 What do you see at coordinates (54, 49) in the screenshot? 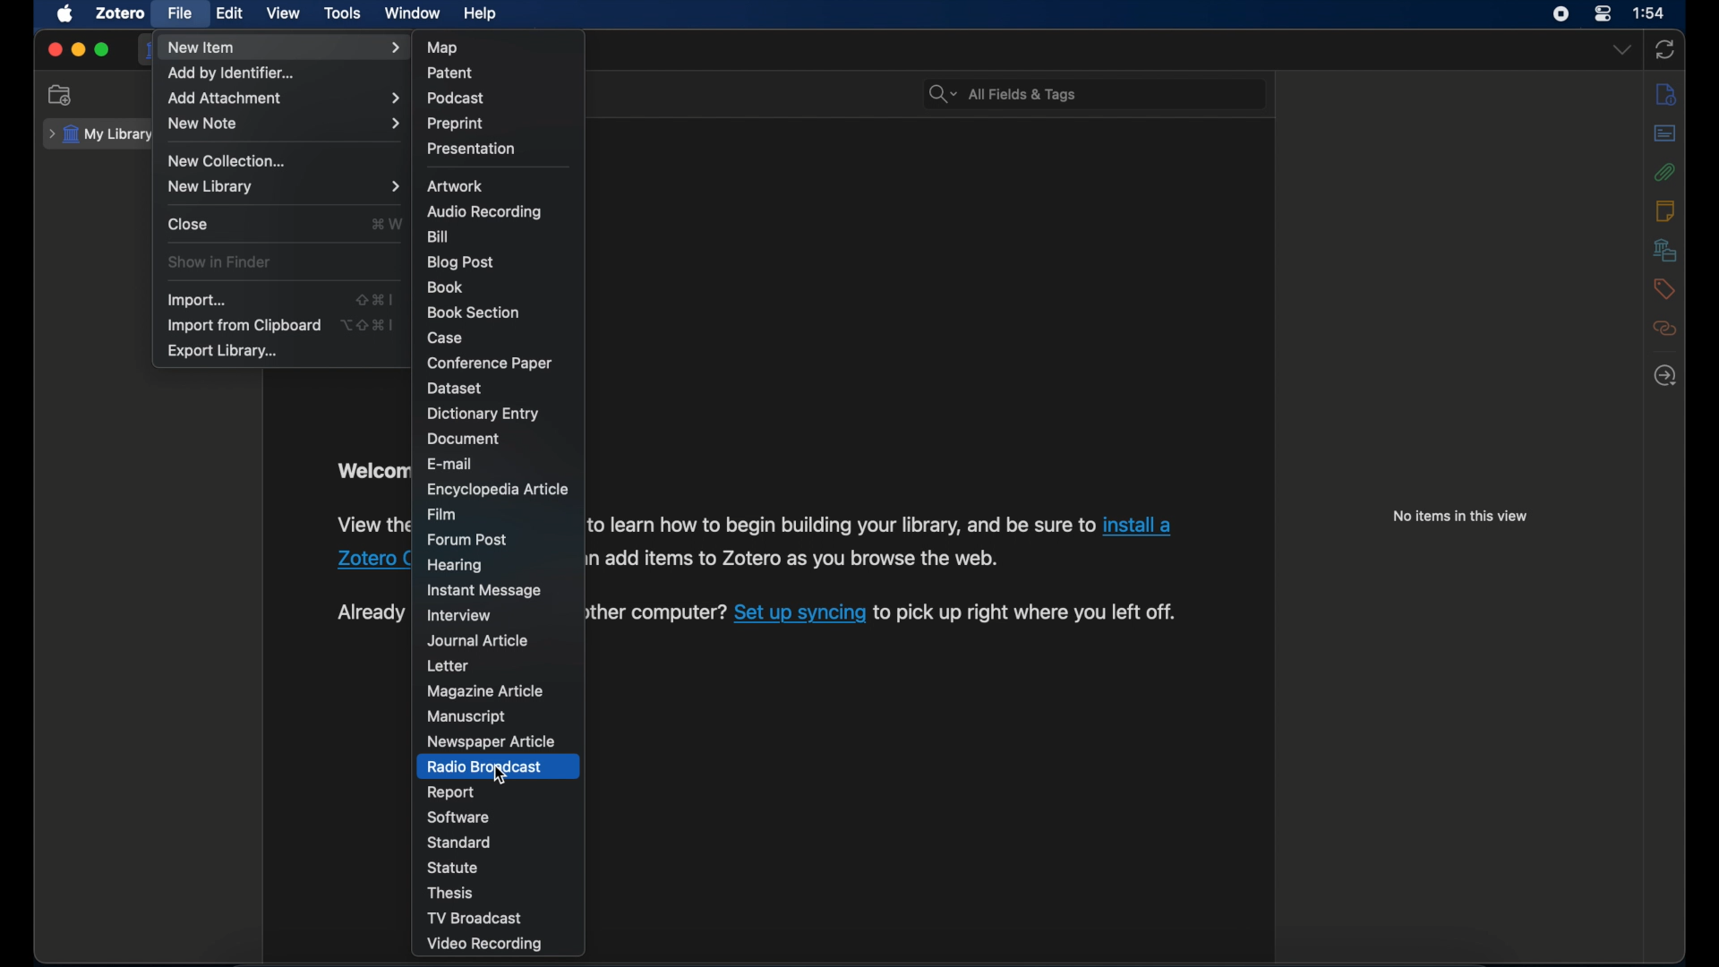
I see `close` at bounding box center [54, 49].